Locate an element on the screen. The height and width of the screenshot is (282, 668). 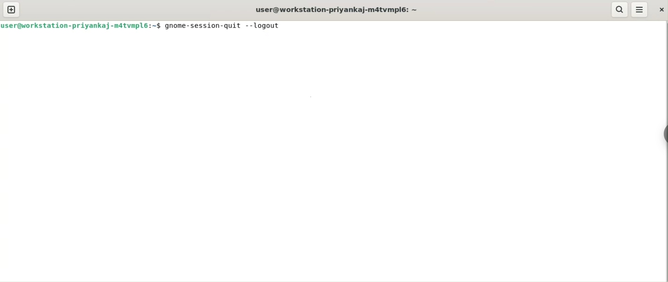
terminal title: user@workstation-priyankaj-m4tvmpl6: ~ is located at coordinates (338, 9).